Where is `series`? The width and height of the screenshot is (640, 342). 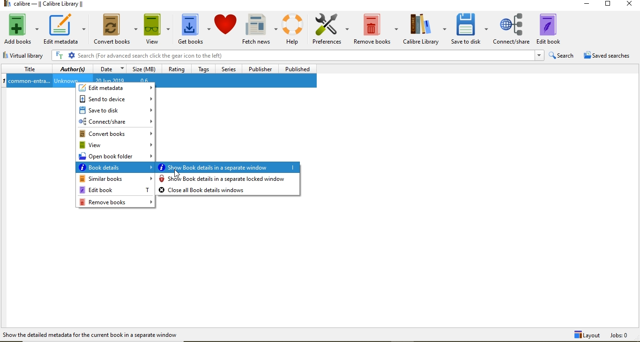 series is located at coordinates (230, 69).